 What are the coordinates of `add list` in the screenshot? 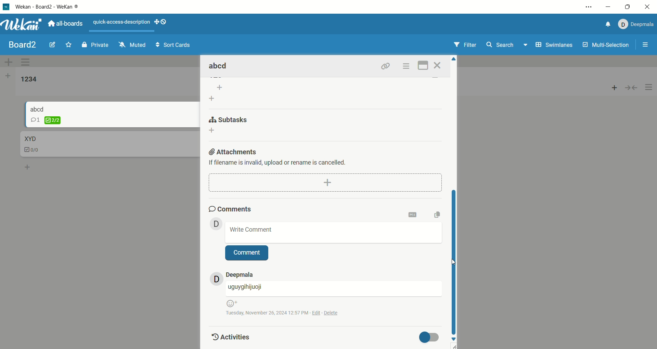 It's located at (8, 77).